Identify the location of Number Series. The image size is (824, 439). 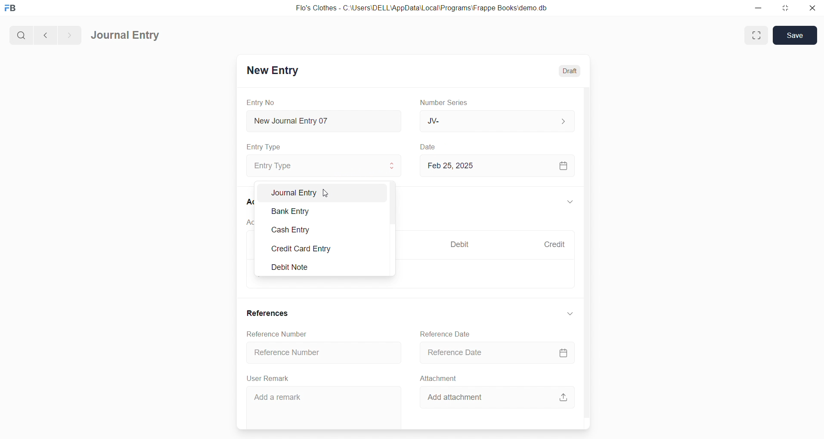
(446, 103).